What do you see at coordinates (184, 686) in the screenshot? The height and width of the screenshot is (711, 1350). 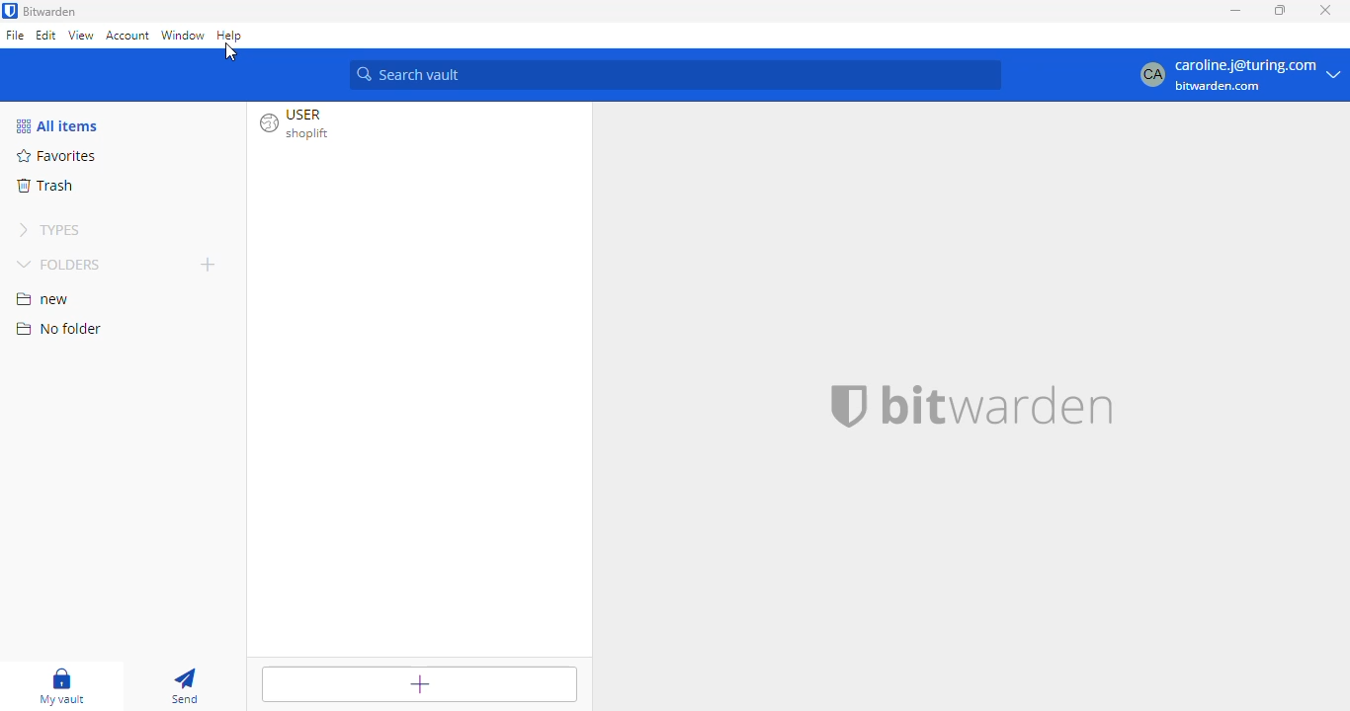 I see `send` at bounding box center [184, 686].